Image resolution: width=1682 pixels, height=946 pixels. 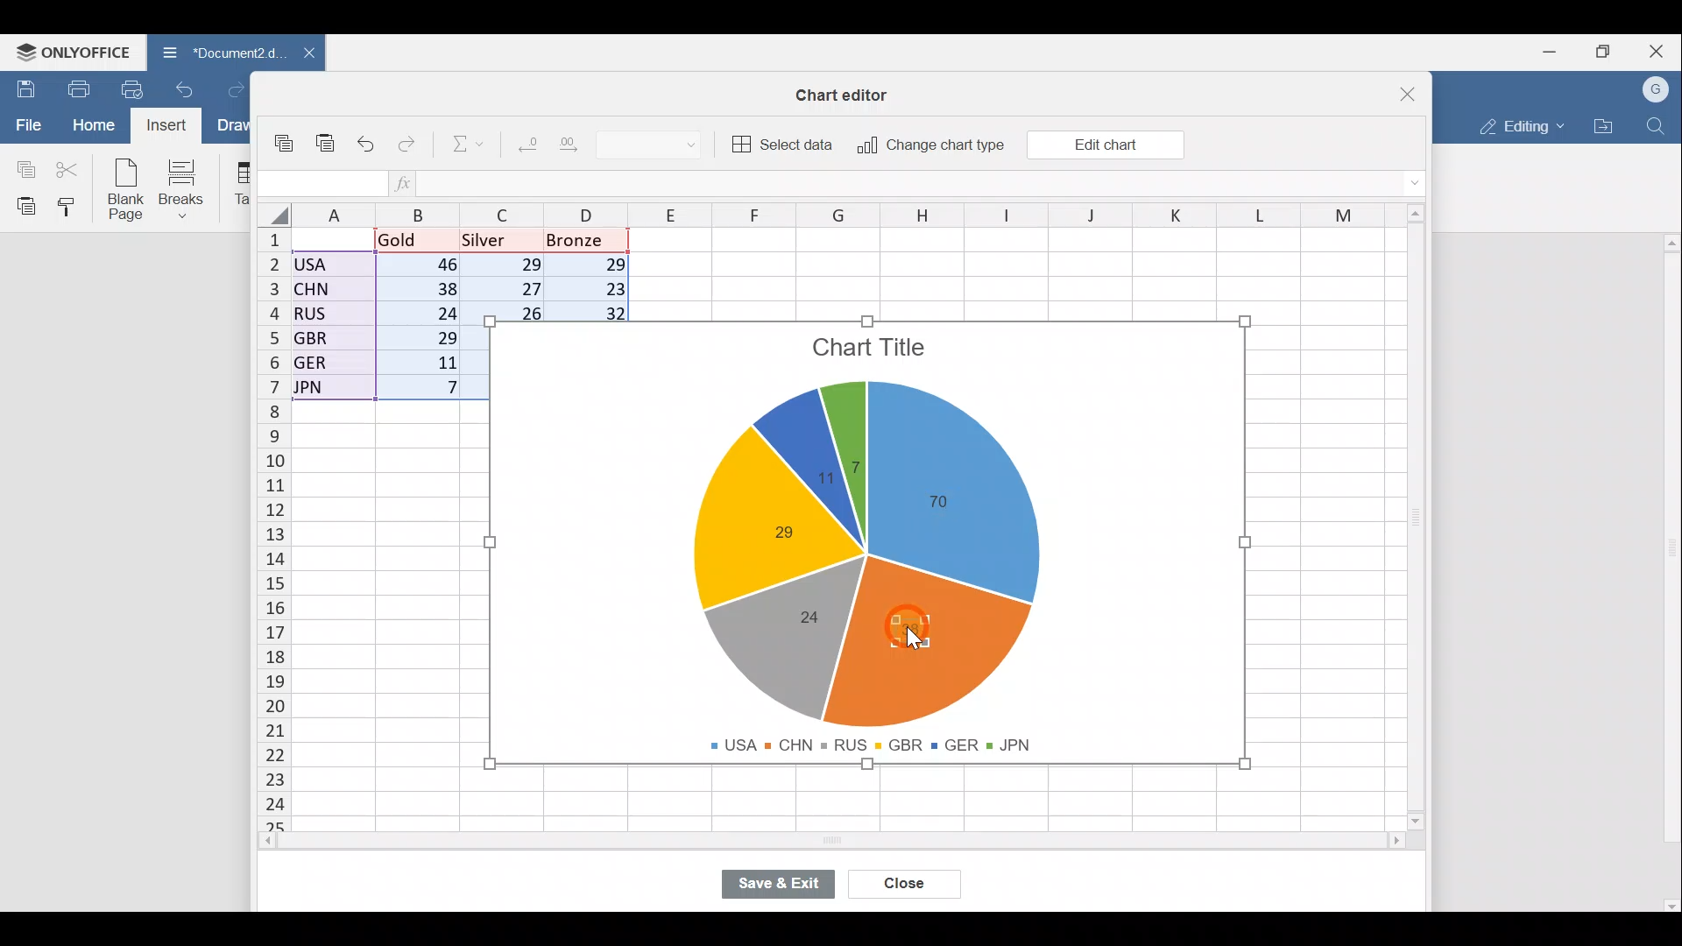 I want to click on Copy, so click(x=22, y=166).